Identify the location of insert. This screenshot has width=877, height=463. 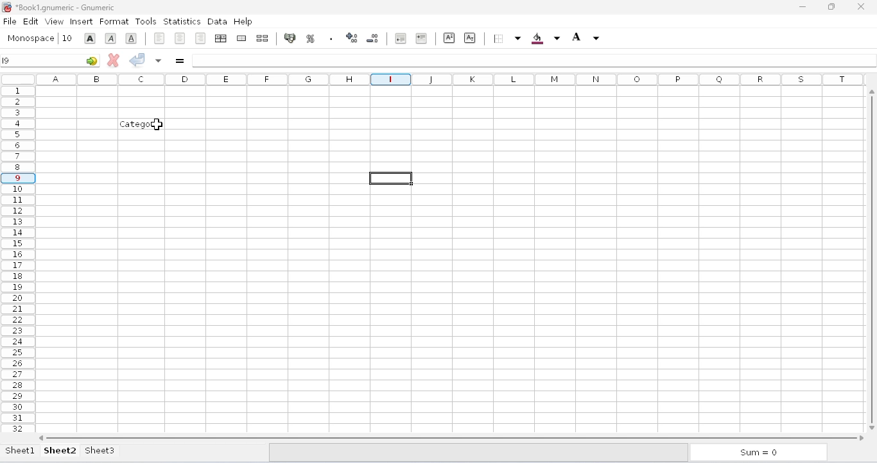
(82, 22).